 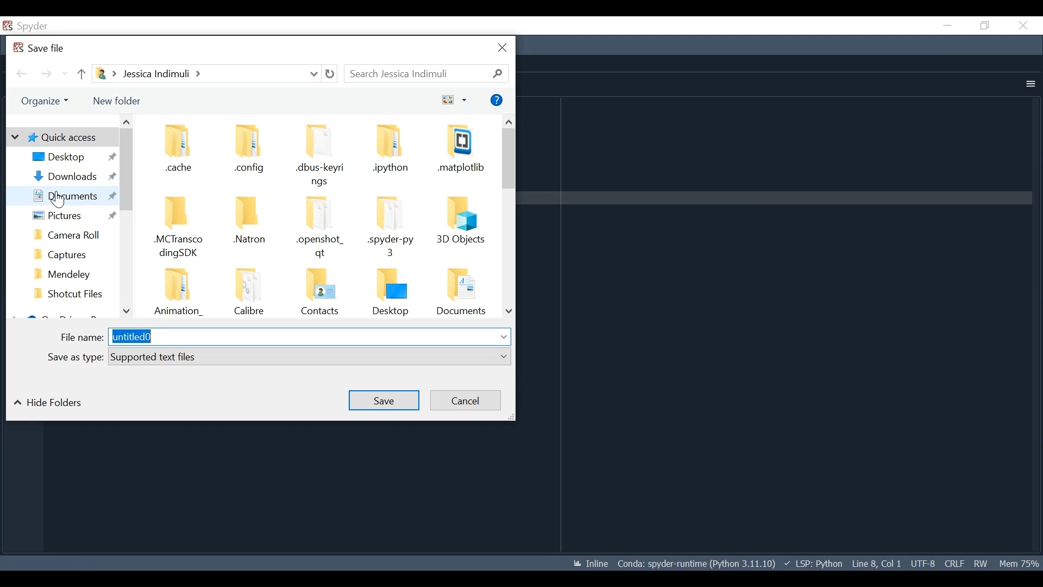 I want to click on File Permissions, so click(x=980, y=563).